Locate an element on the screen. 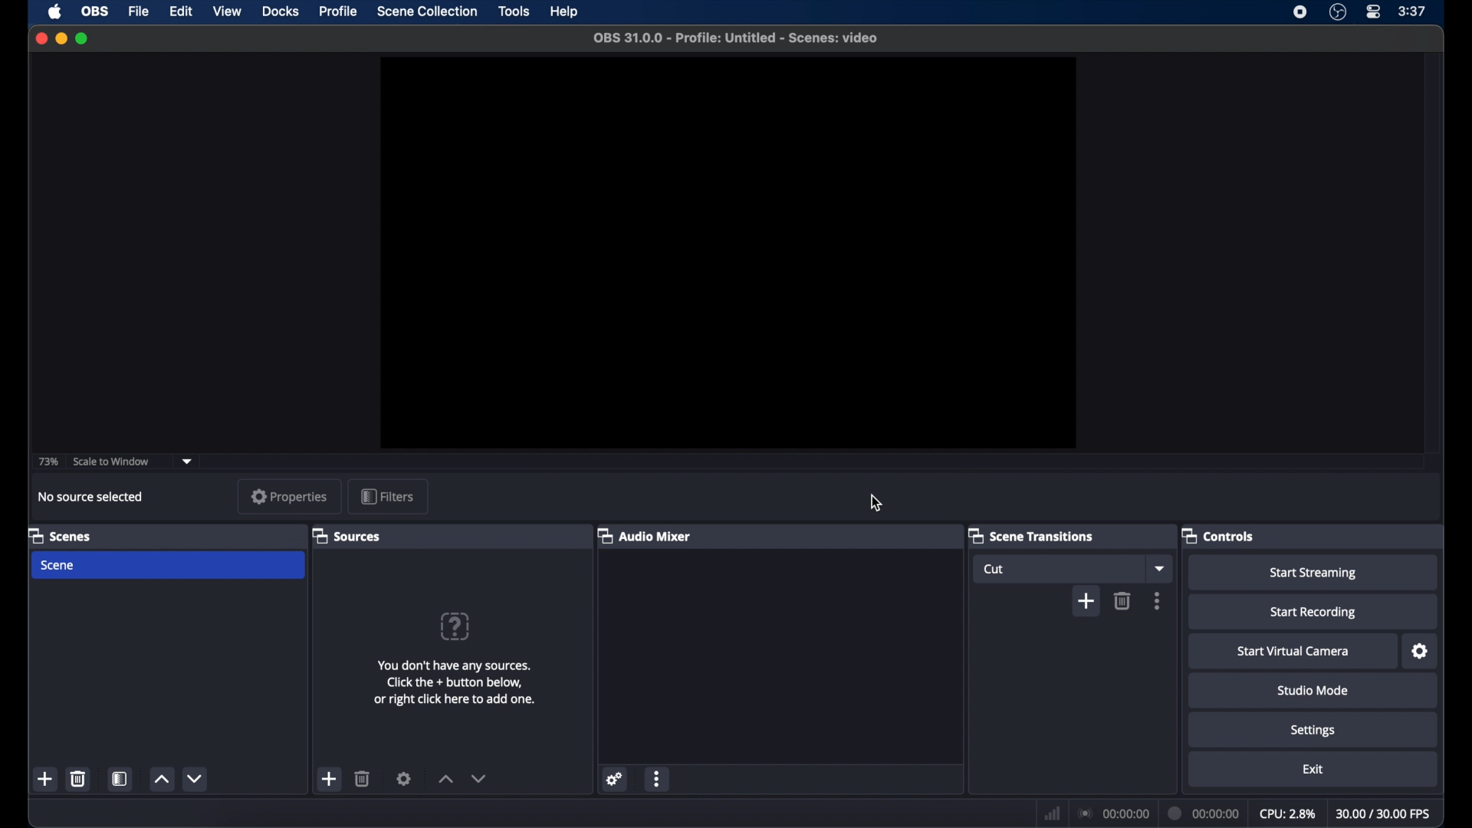 Image resolution: width=1472 pixels, height=828 pixels. connection is located at coordinates (1112, 813).